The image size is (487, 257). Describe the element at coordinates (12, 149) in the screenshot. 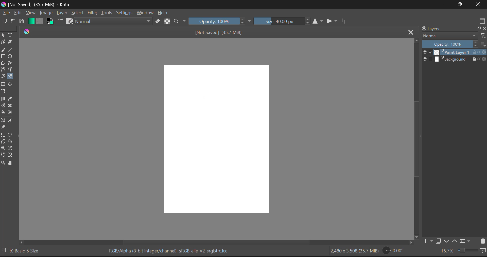

I see `Similar Color Selection` at that location.